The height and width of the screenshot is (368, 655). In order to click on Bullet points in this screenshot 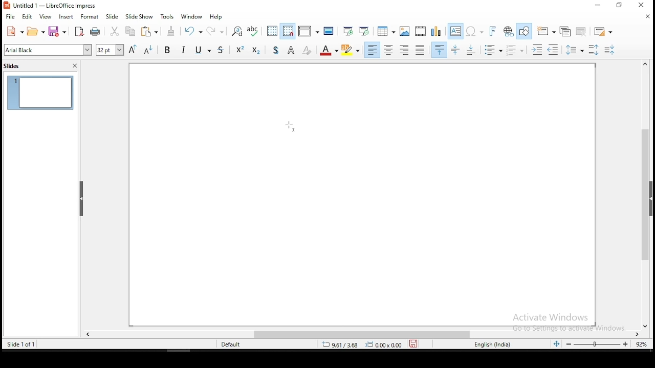, I will do `click(493, 50)`.